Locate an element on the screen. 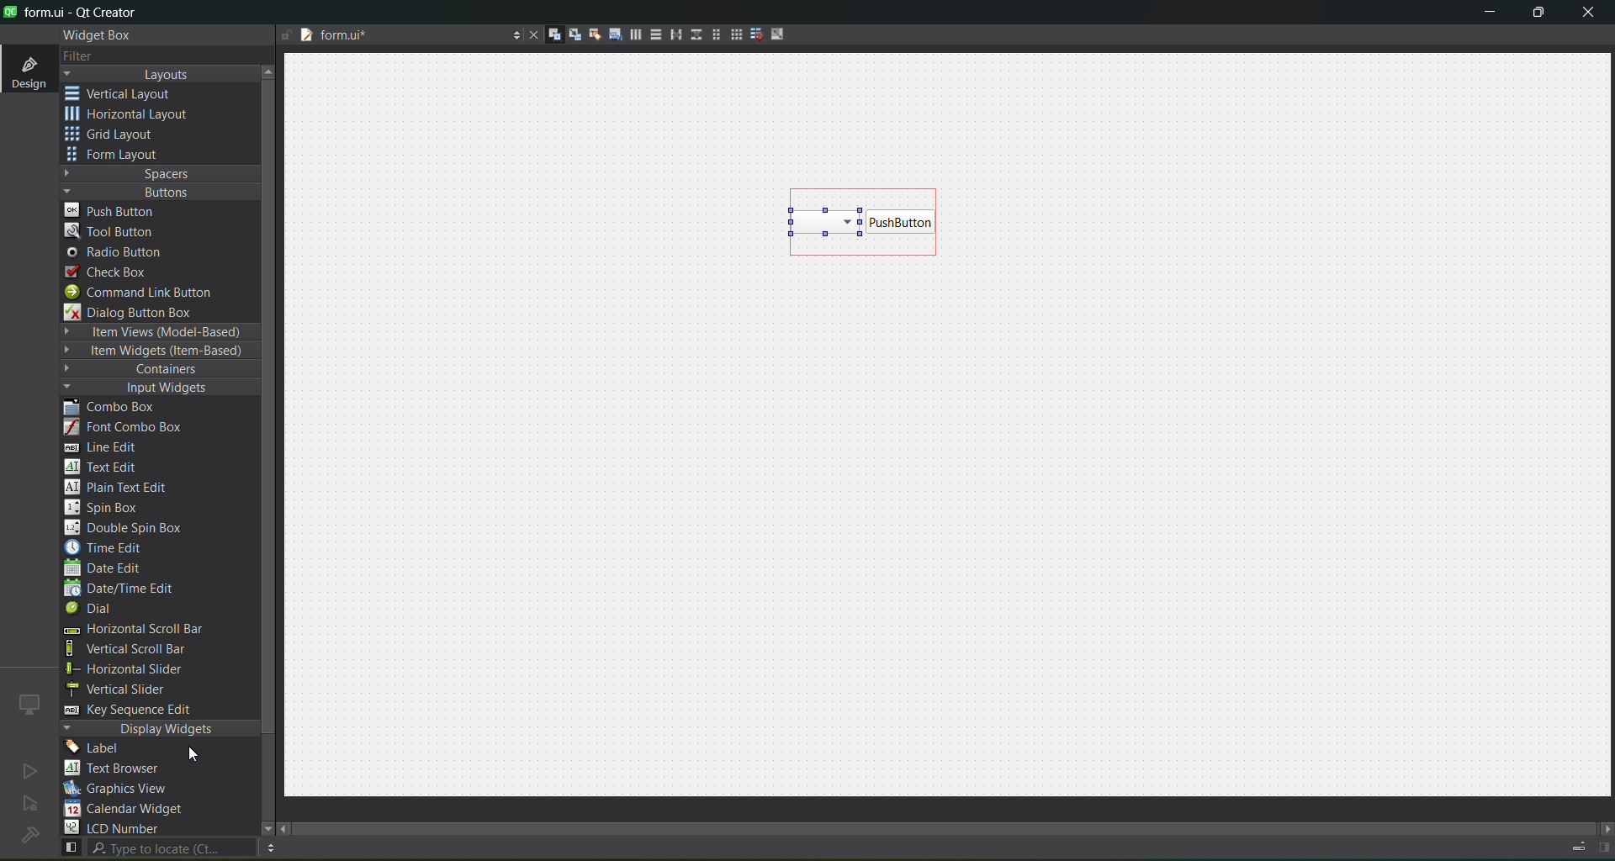 Image resolution: width=1615 pixels, height=861 pixels. input widgets is located at coordinates (151, 388).